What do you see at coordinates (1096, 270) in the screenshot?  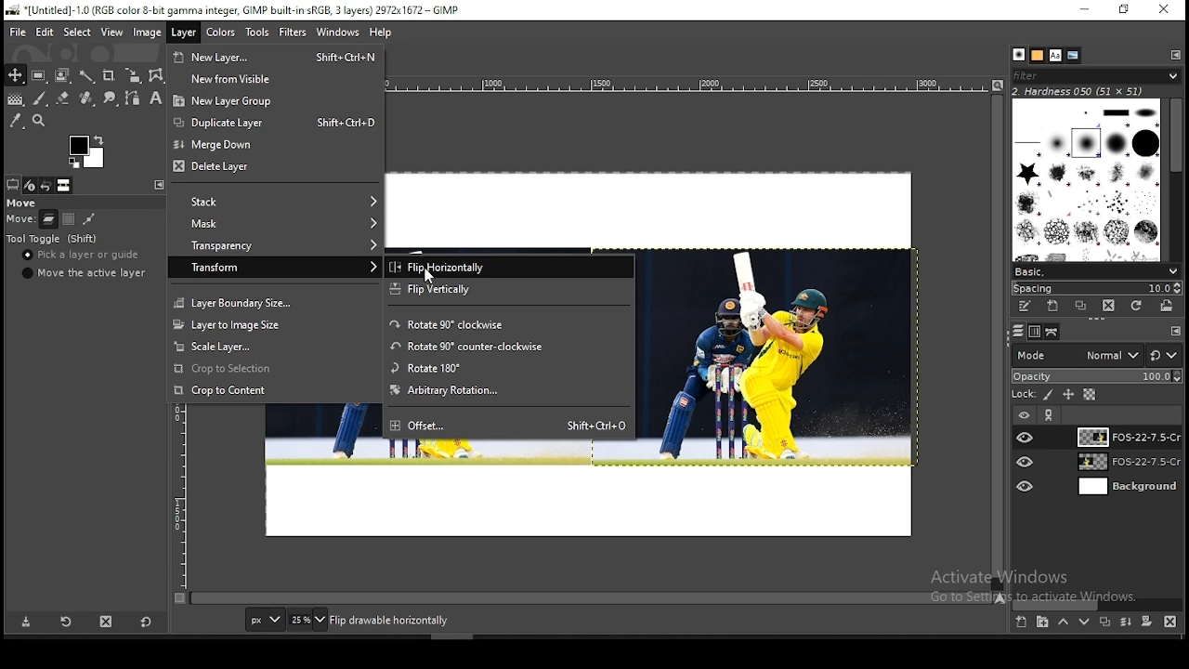 I see `brush presets` at bounding box center [1096, 270].